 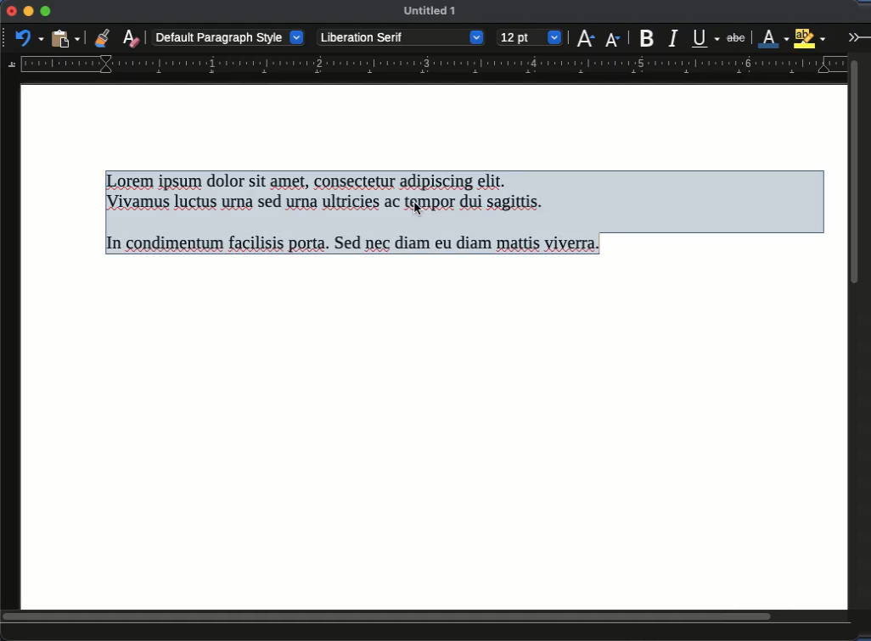 What do you see at coordinates (810, 36) in the screenshot?
I see `highlight color` at bounding box center [810, 36].